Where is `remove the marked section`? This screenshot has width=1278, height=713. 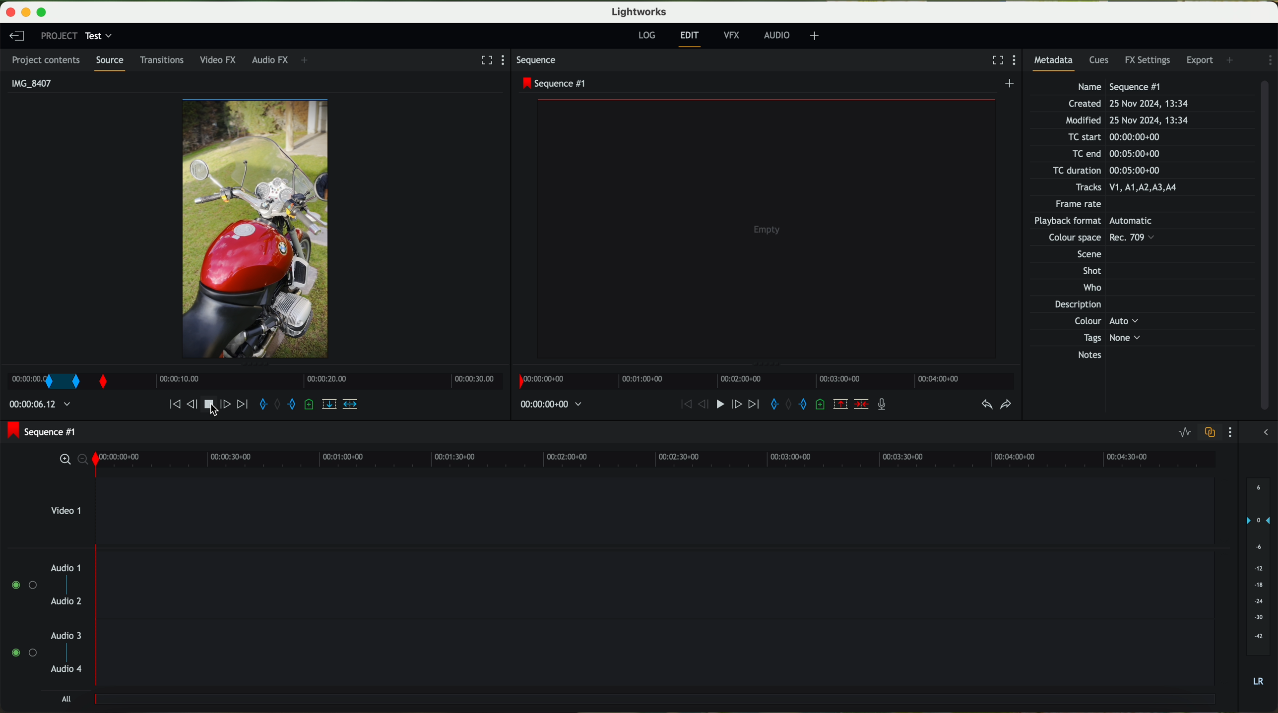
remove the marked section is located at coordinates (841, 405).